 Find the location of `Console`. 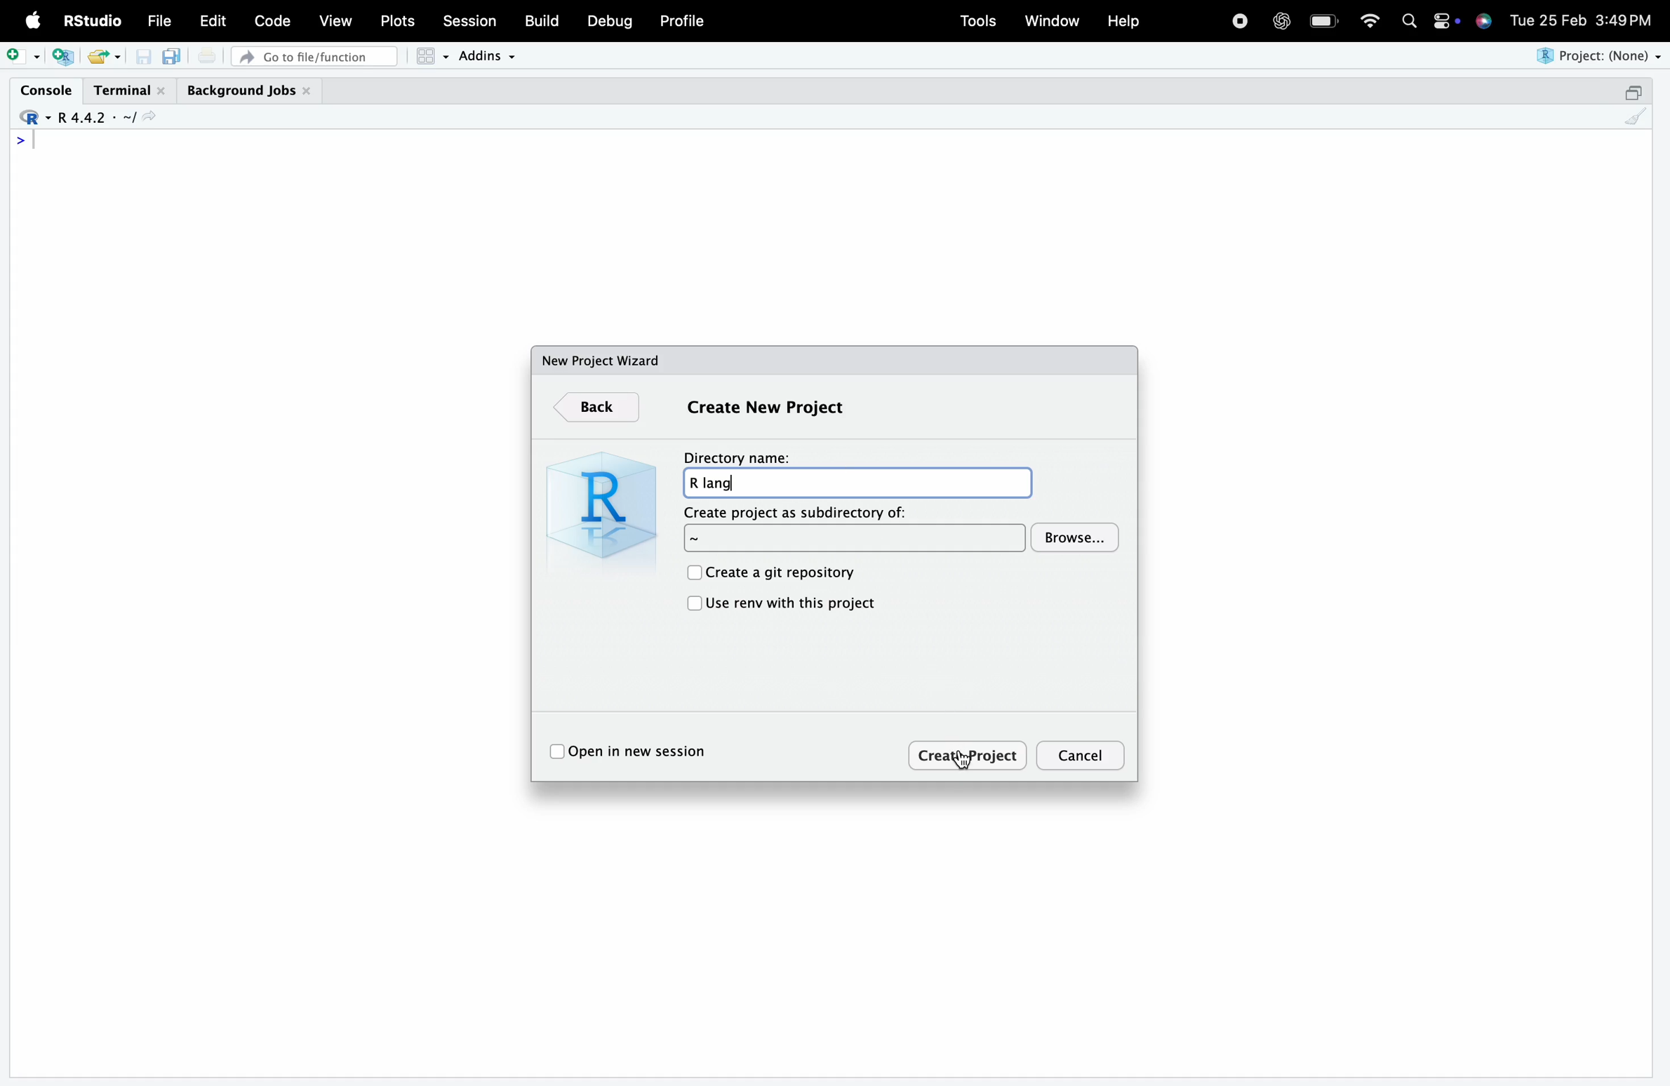

Console is located at coordinates (46, 90).